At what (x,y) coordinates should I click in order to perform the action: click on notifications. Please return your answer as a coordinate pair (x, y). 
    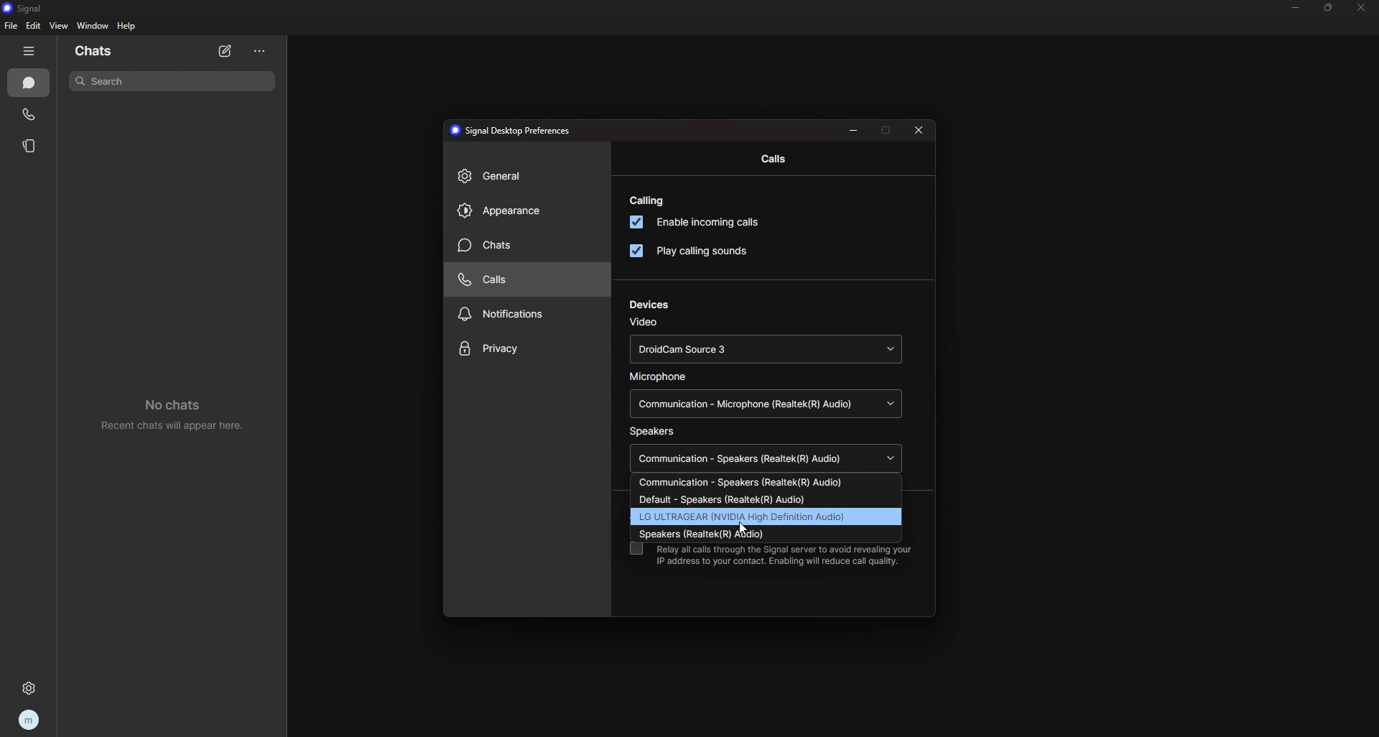
    Looking at the image, I should click on (526, 314).